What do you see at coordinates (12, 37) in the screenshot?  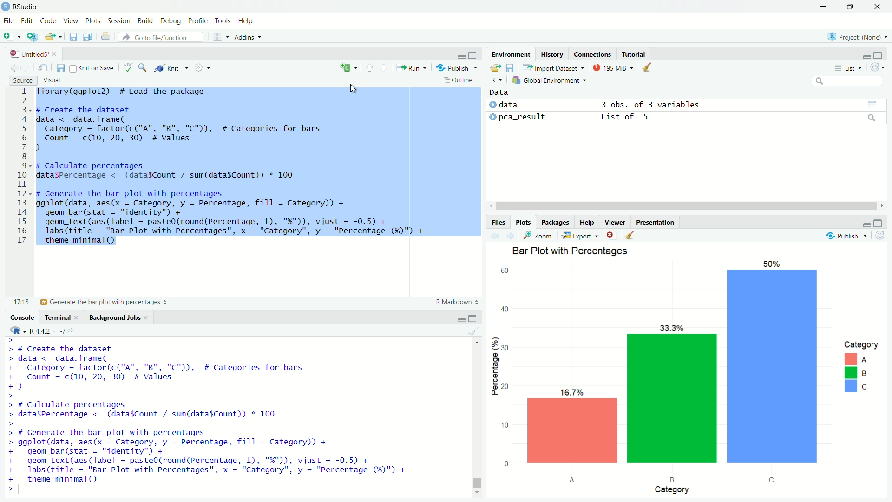 I see `new file` at bounding box center [12, 37].